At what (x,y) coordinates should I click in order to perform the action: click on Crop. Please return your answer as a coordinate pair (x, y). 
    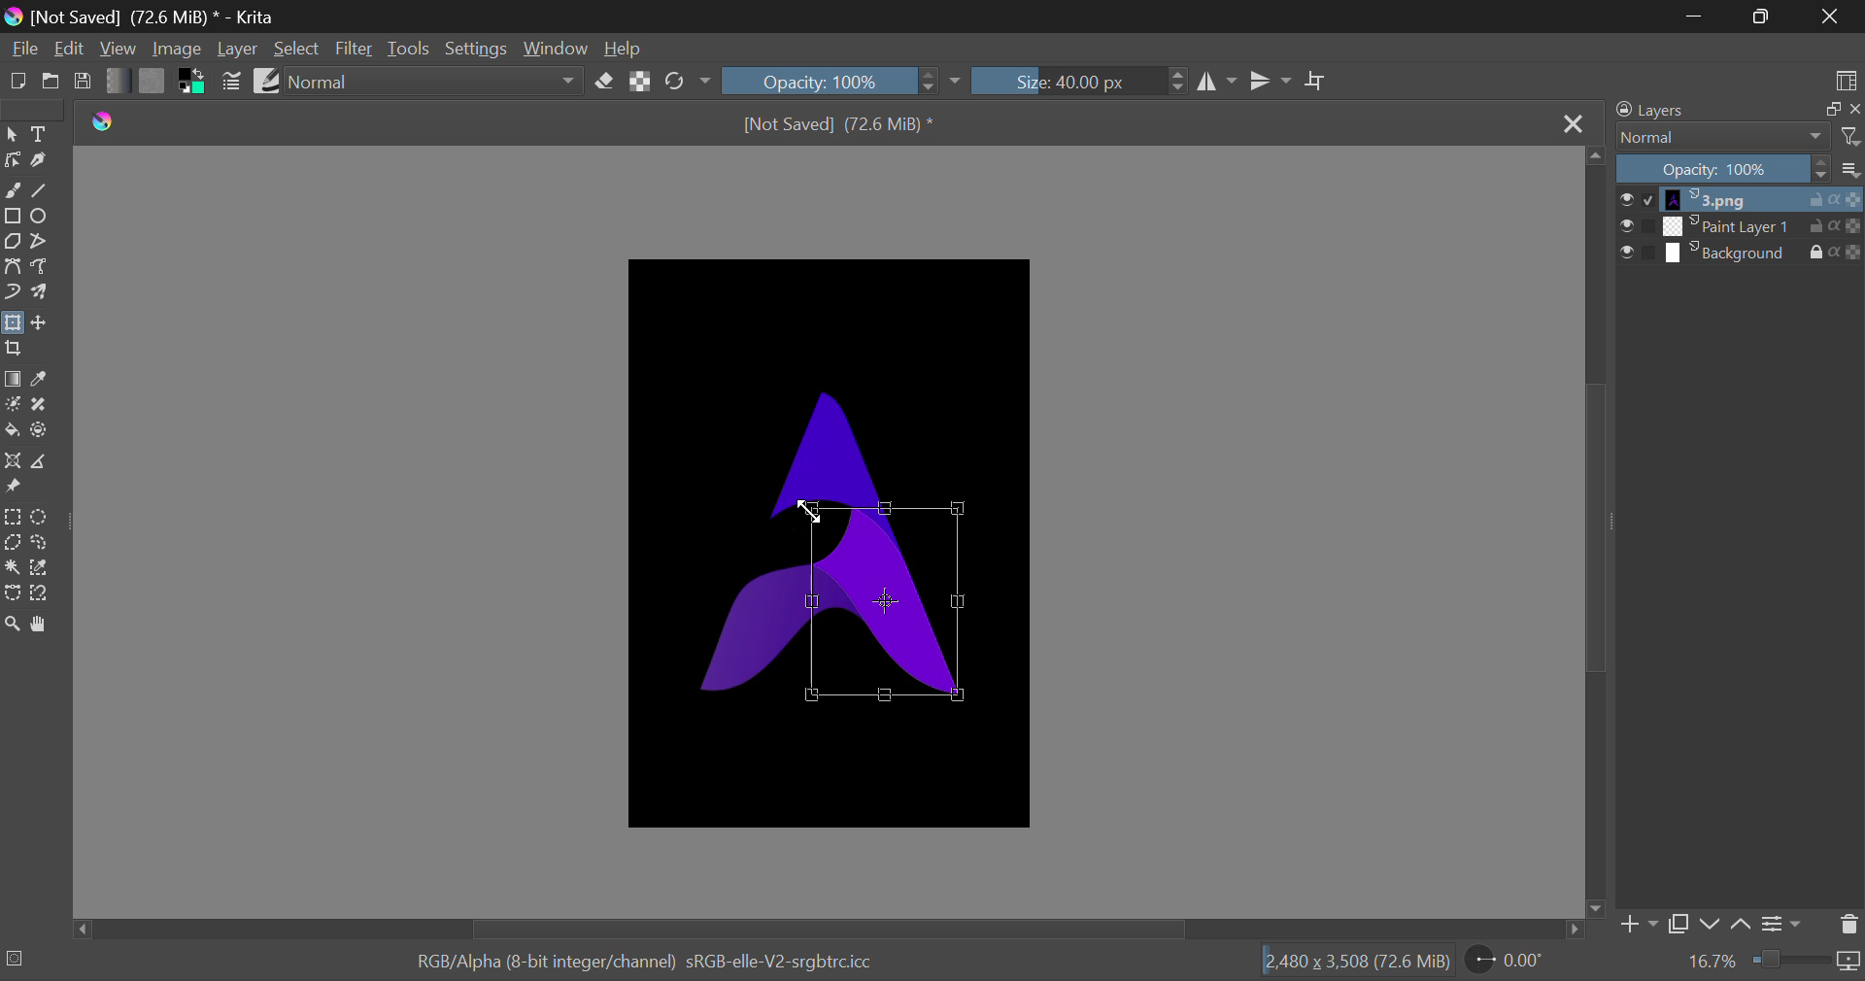
    Looking at the image, I should click on (16, 349).